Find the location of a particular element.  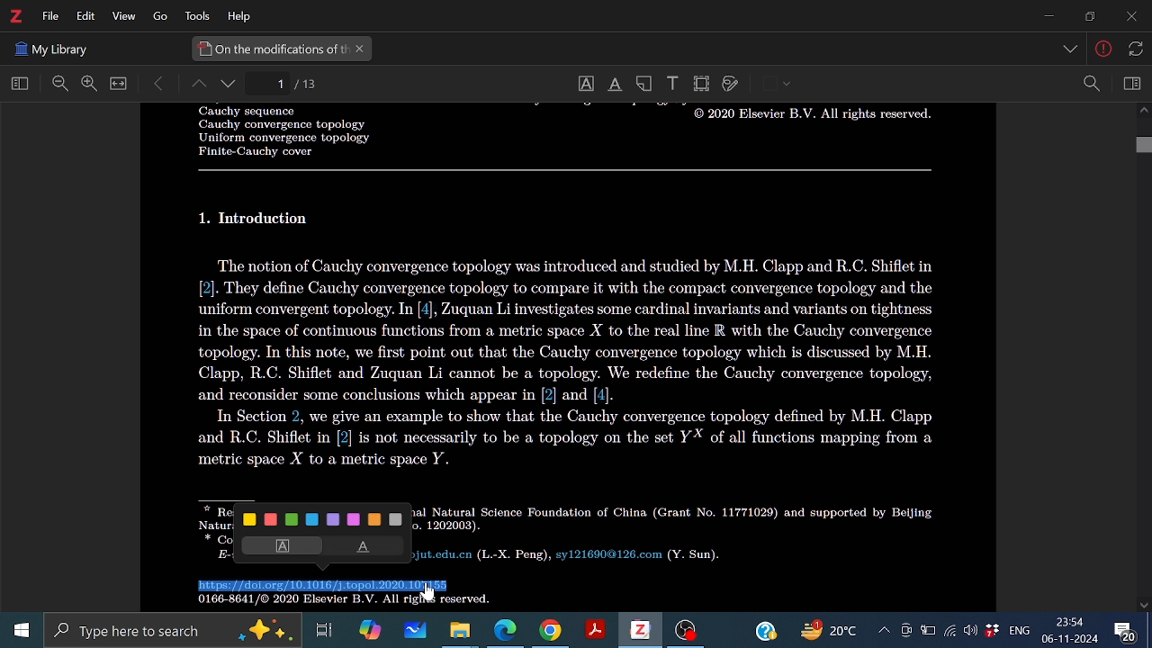

 is located at coordinates (566, 170).